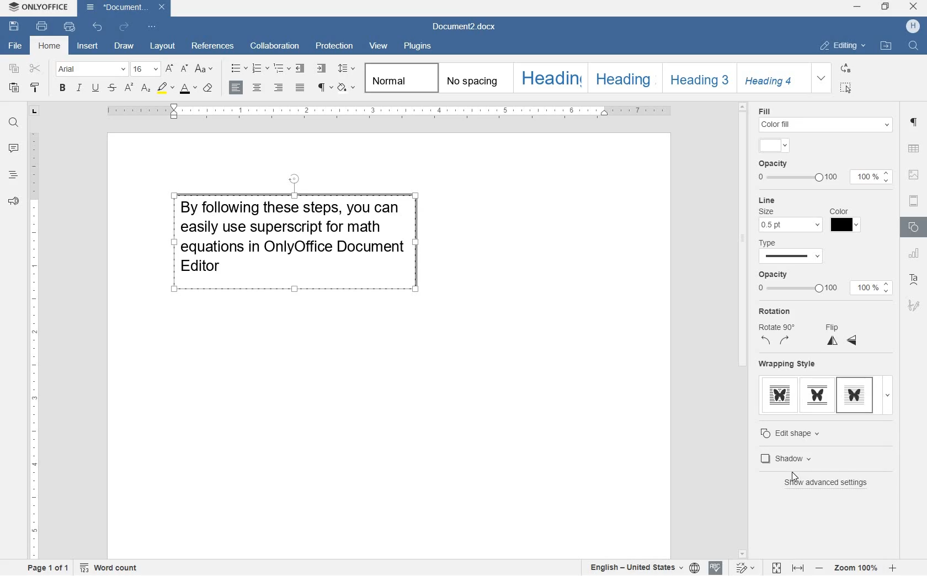  Describe the element at coordinates (774, 145) in the screenshot. I see `input color` at that location.